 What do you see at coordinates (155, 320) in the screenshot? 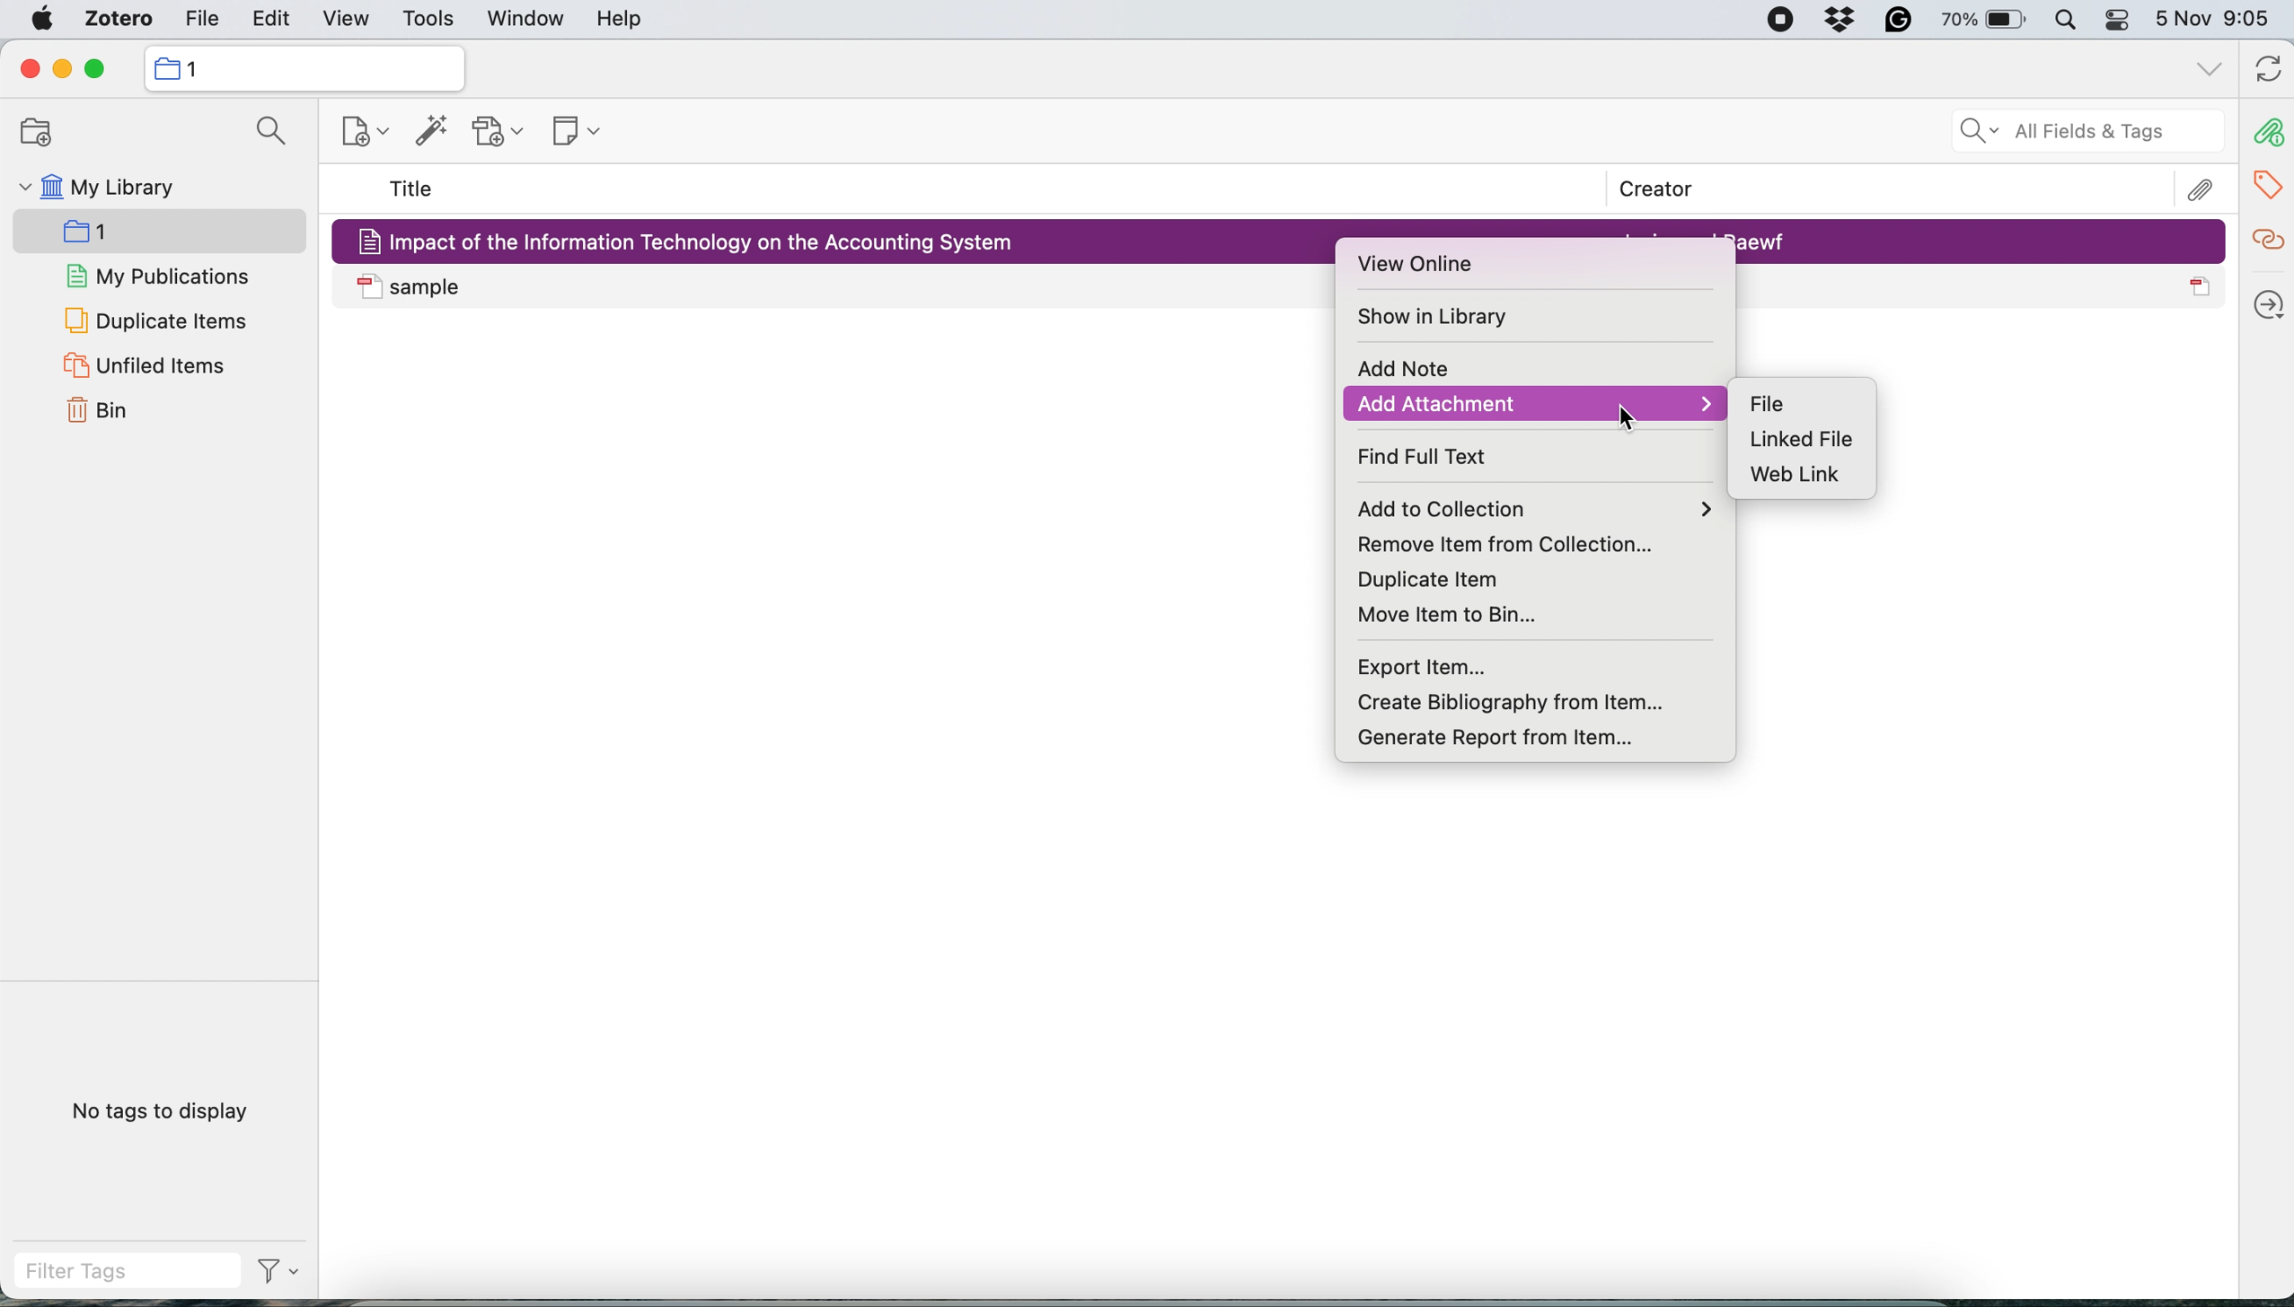
I see `duplicate items` at bounding box center [155, 320].